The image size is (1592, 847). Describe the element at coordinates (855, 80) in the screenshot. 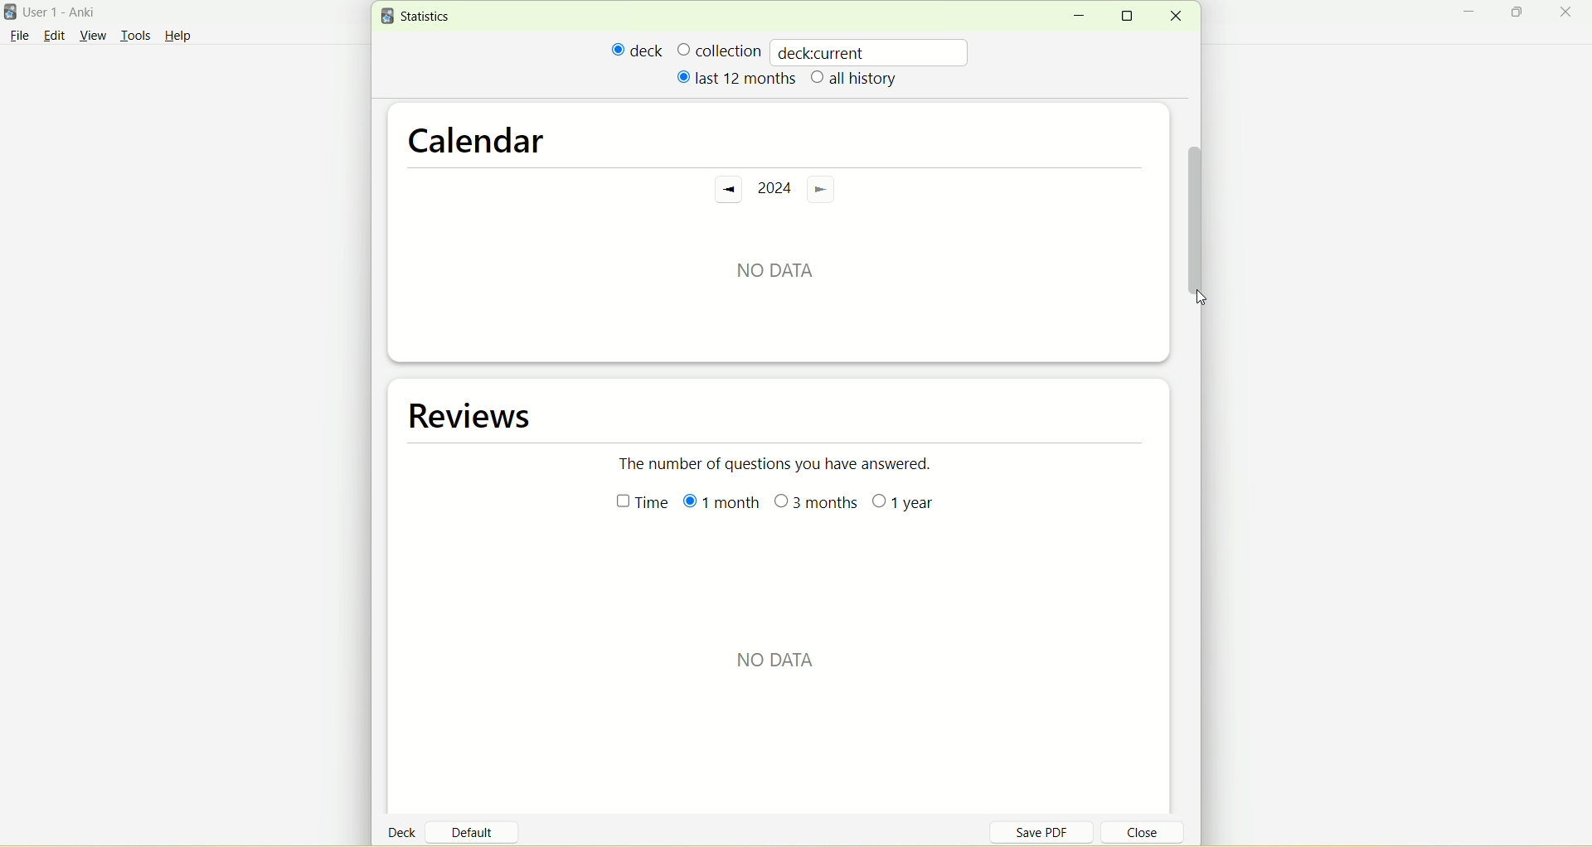

I see `all history` at that location.